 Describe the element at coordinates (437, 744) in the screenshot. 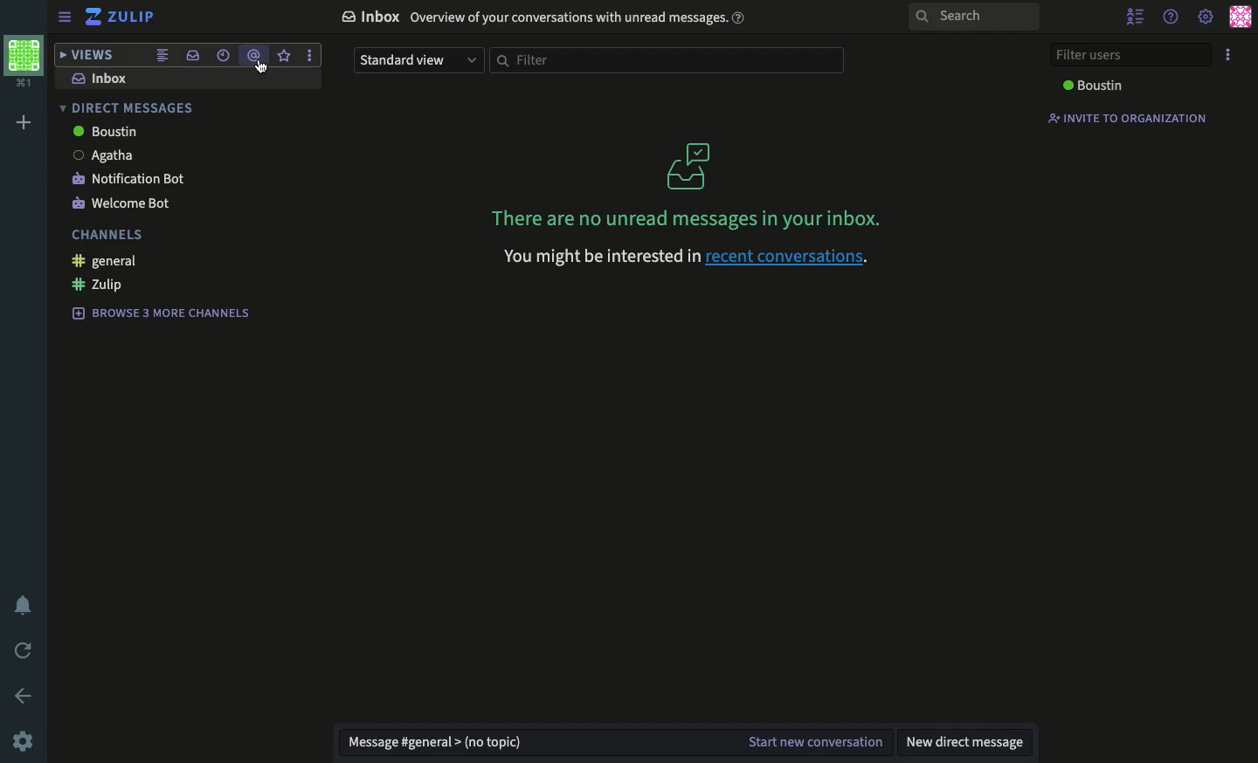

I see `message general` at that location.